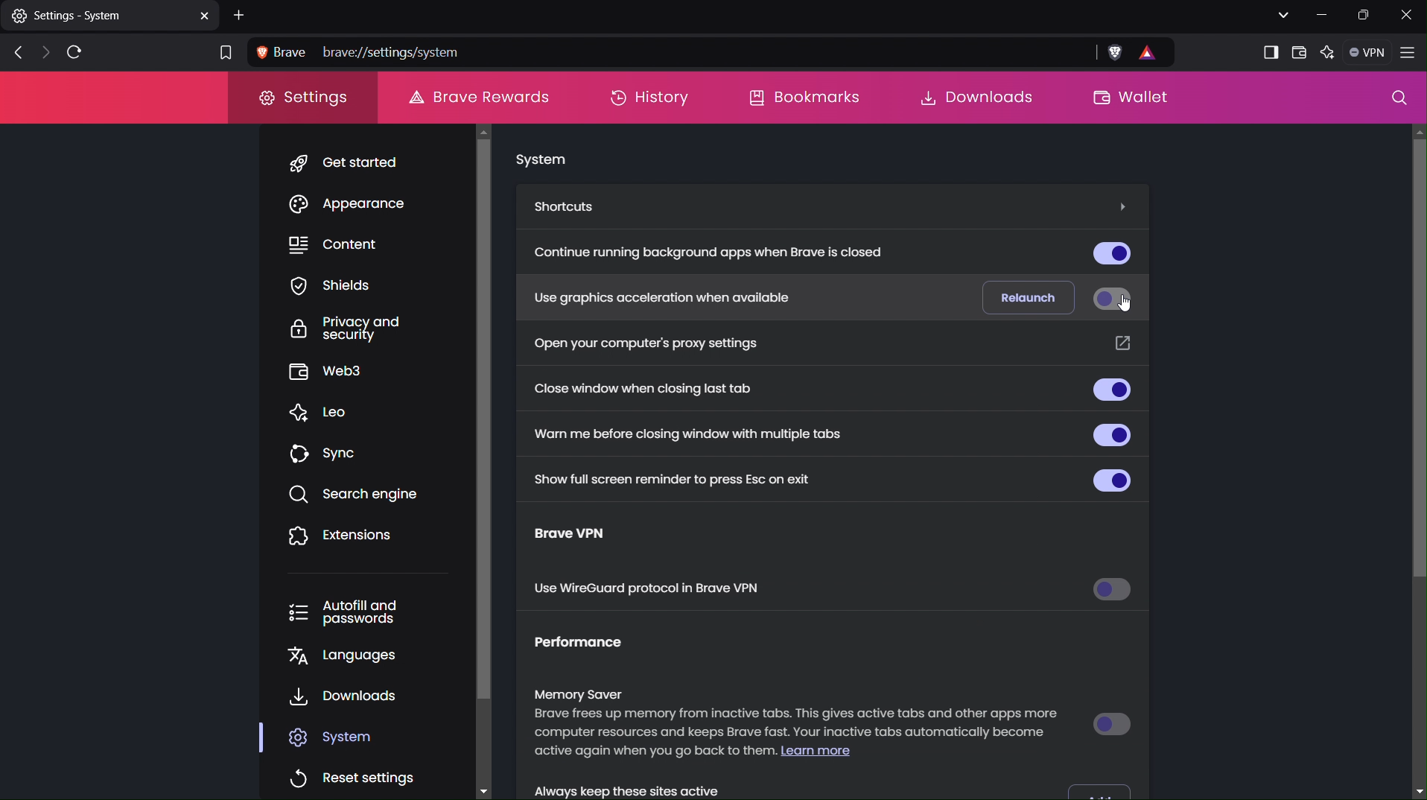 This screenshot has width=1427, height=800. I want to click on Reset settings, so click(356, 773).